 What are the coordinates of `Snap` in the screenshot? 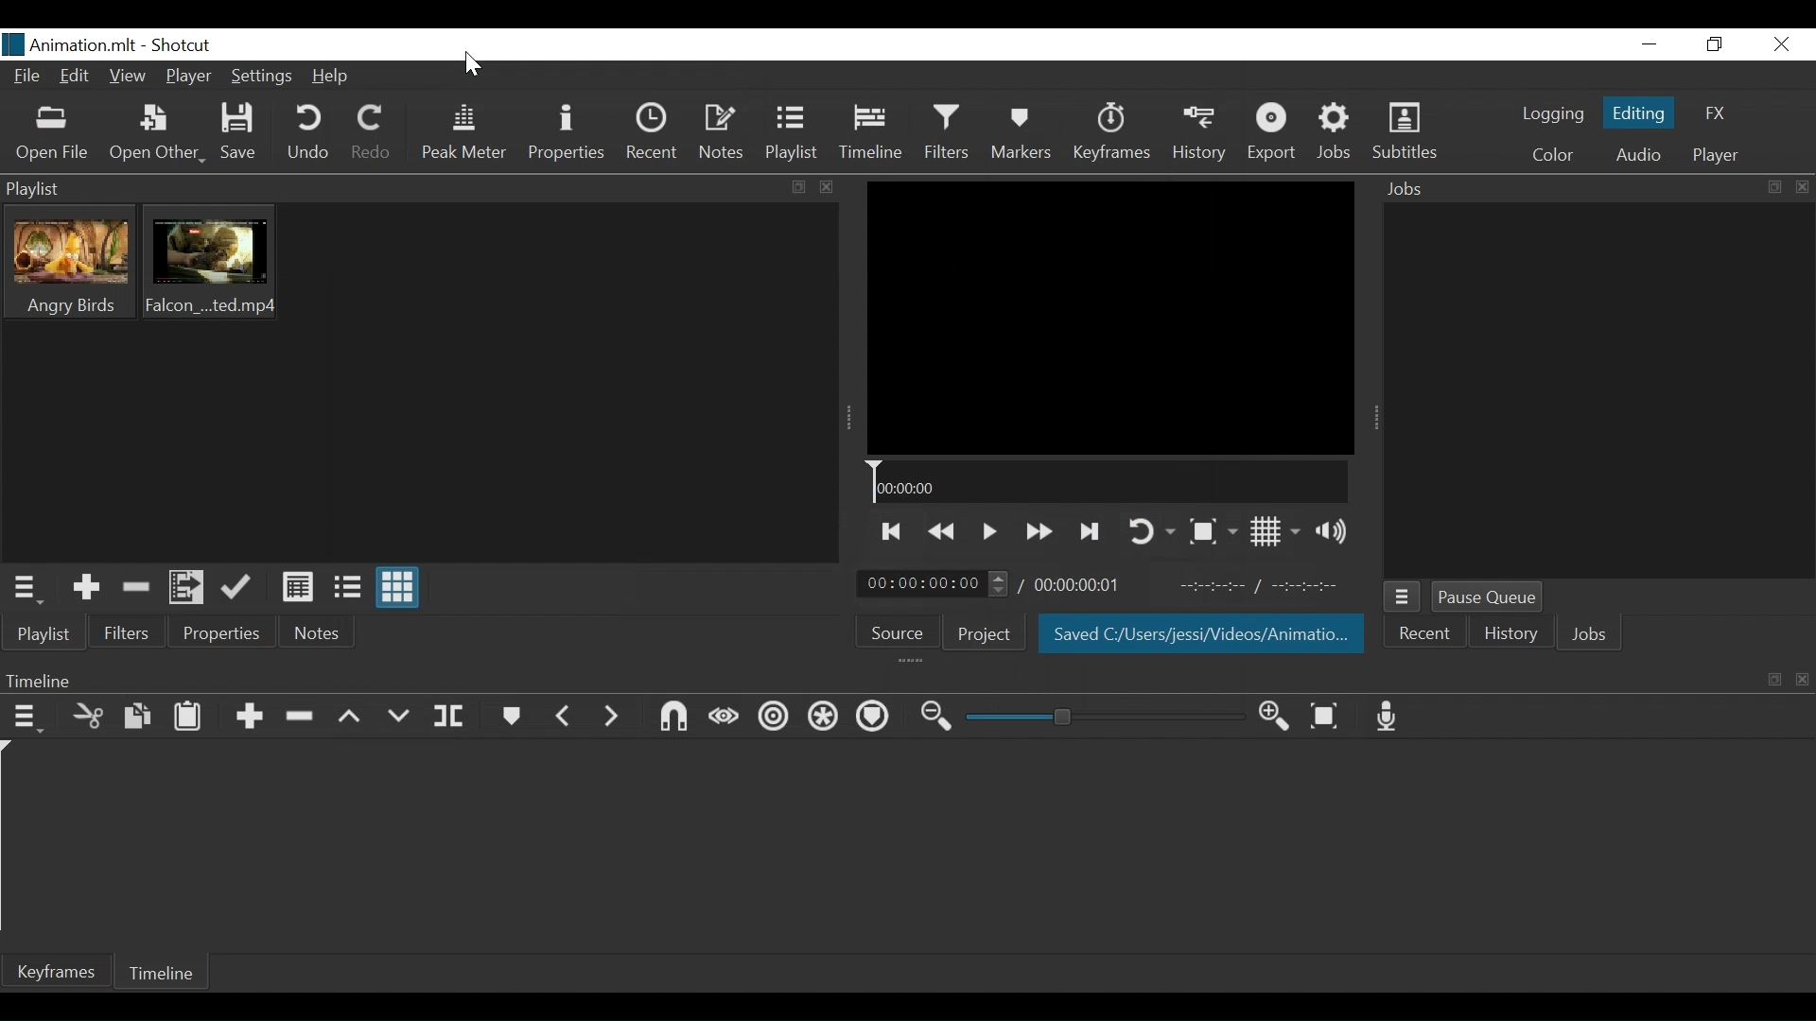 It's located at (673, 719).